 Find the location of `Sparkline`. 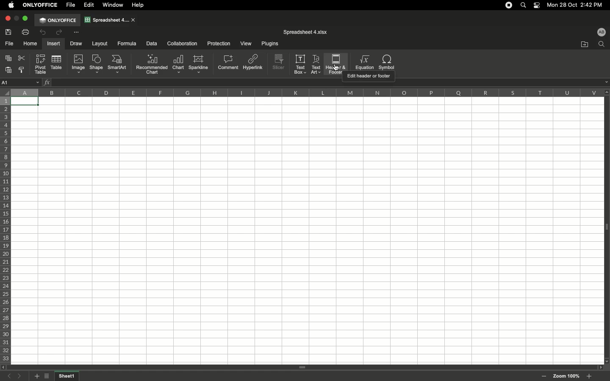

Sparkline is located at coordinates (198, 64).